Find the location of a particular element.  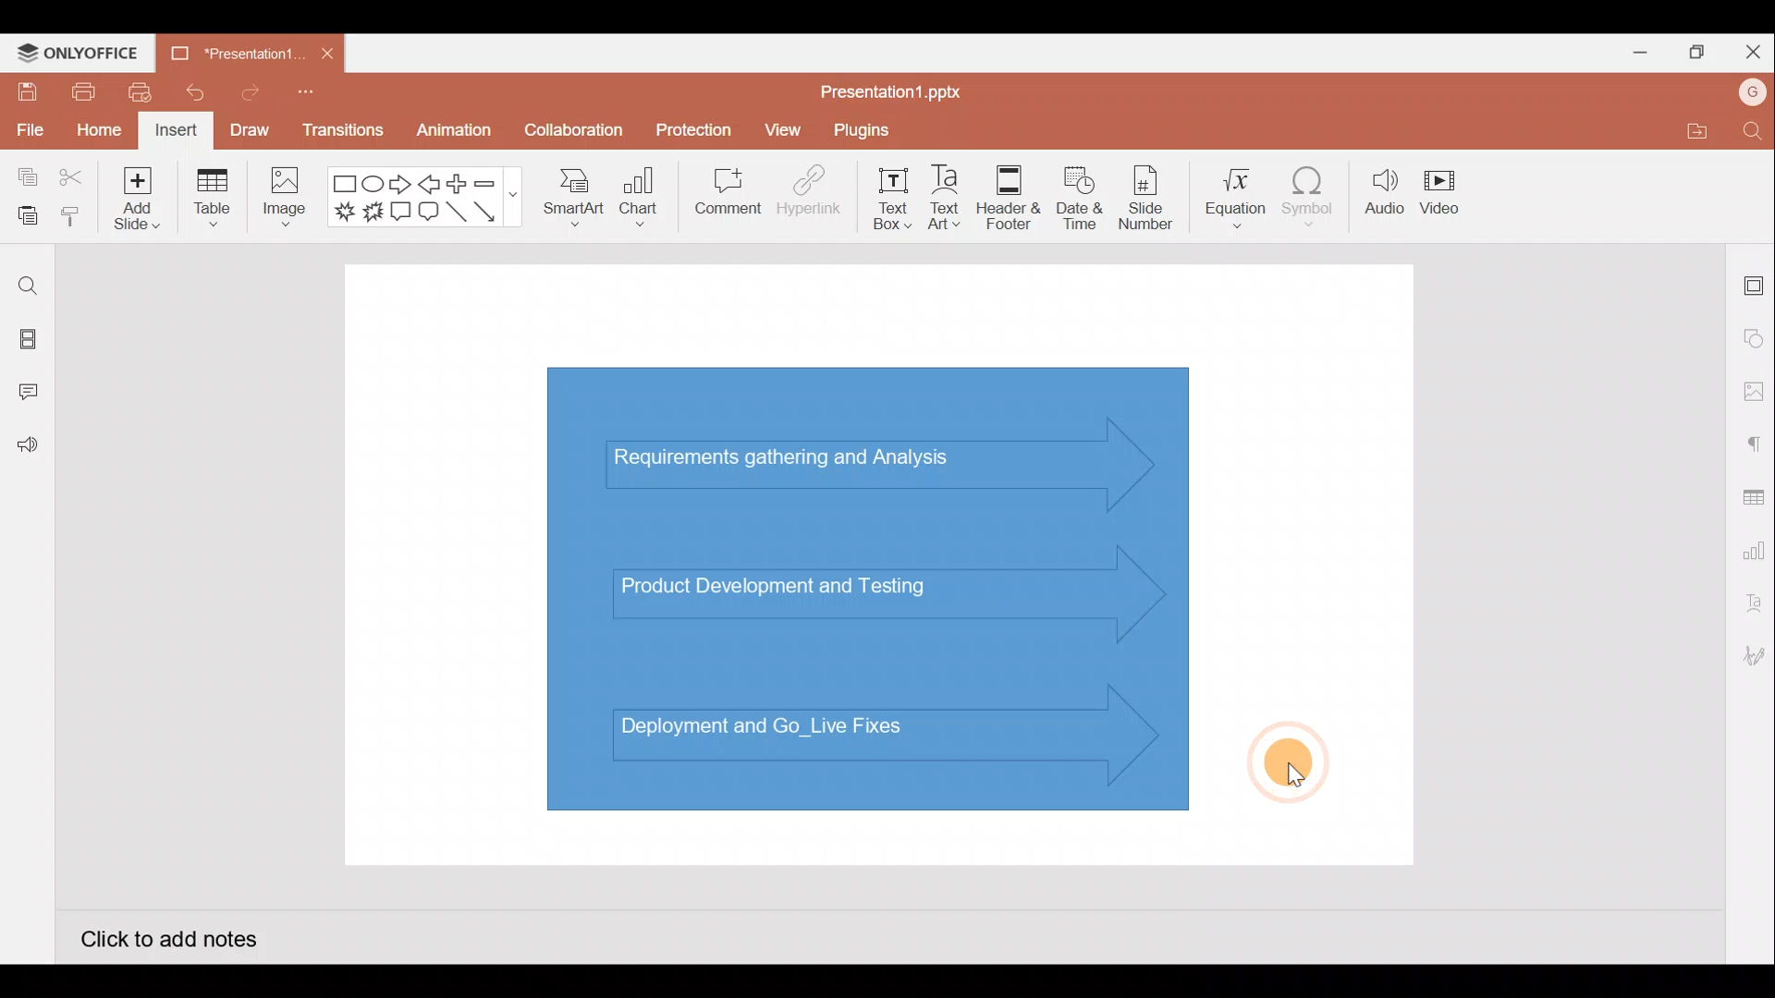

Table is located at coordinates (214, 200).